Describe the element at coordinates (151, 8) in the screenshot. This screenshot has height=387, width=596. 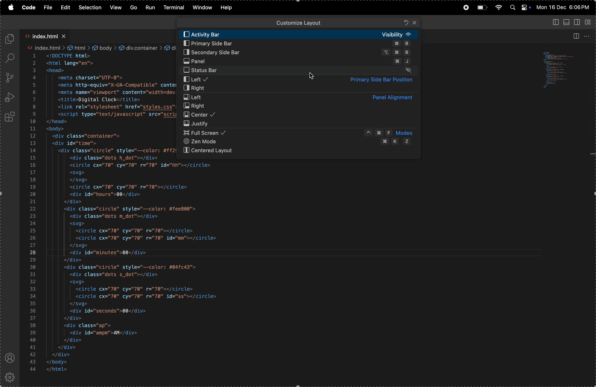
I see `run` at that location.